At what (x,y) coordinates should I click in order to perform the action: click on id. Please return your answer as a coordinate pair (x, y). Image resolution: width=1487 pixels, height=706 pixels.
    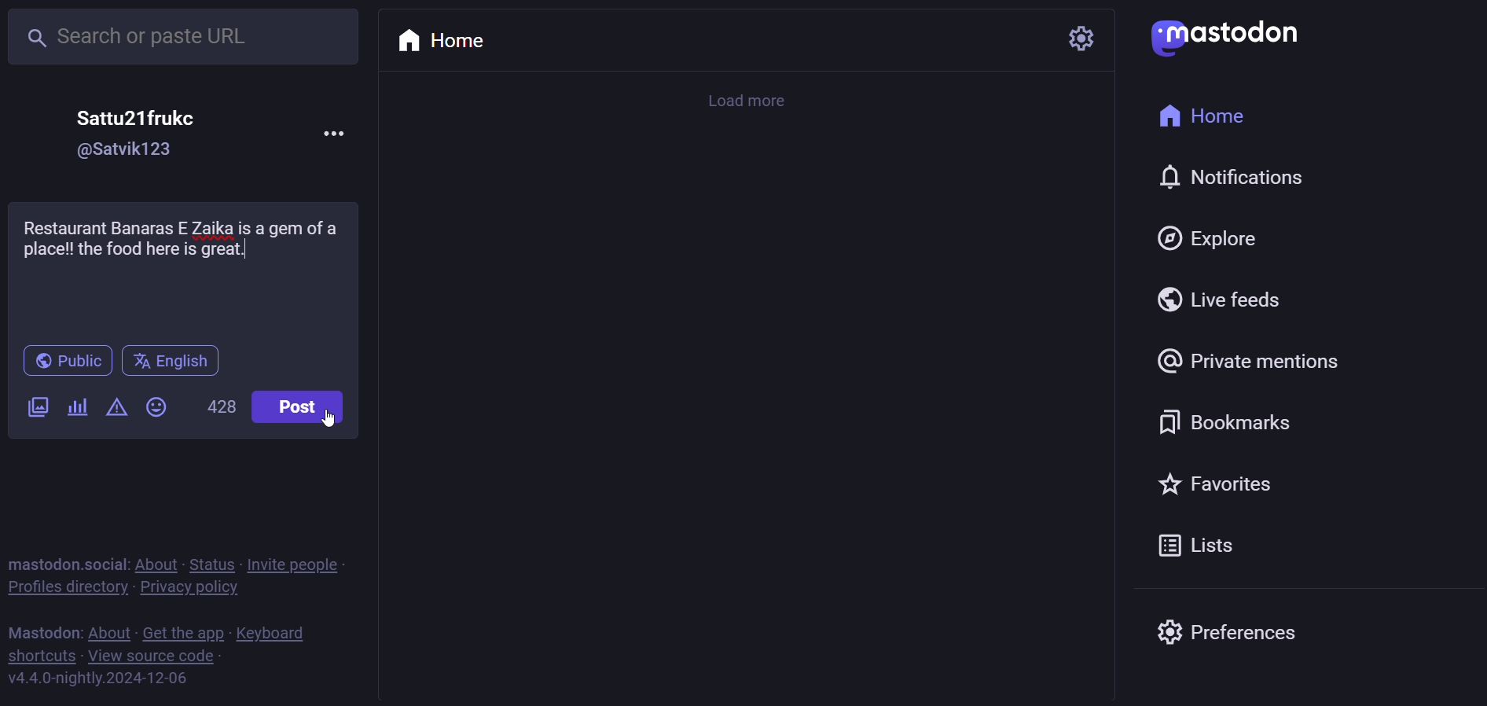
    Looking at the image, I should click on (126, 151).